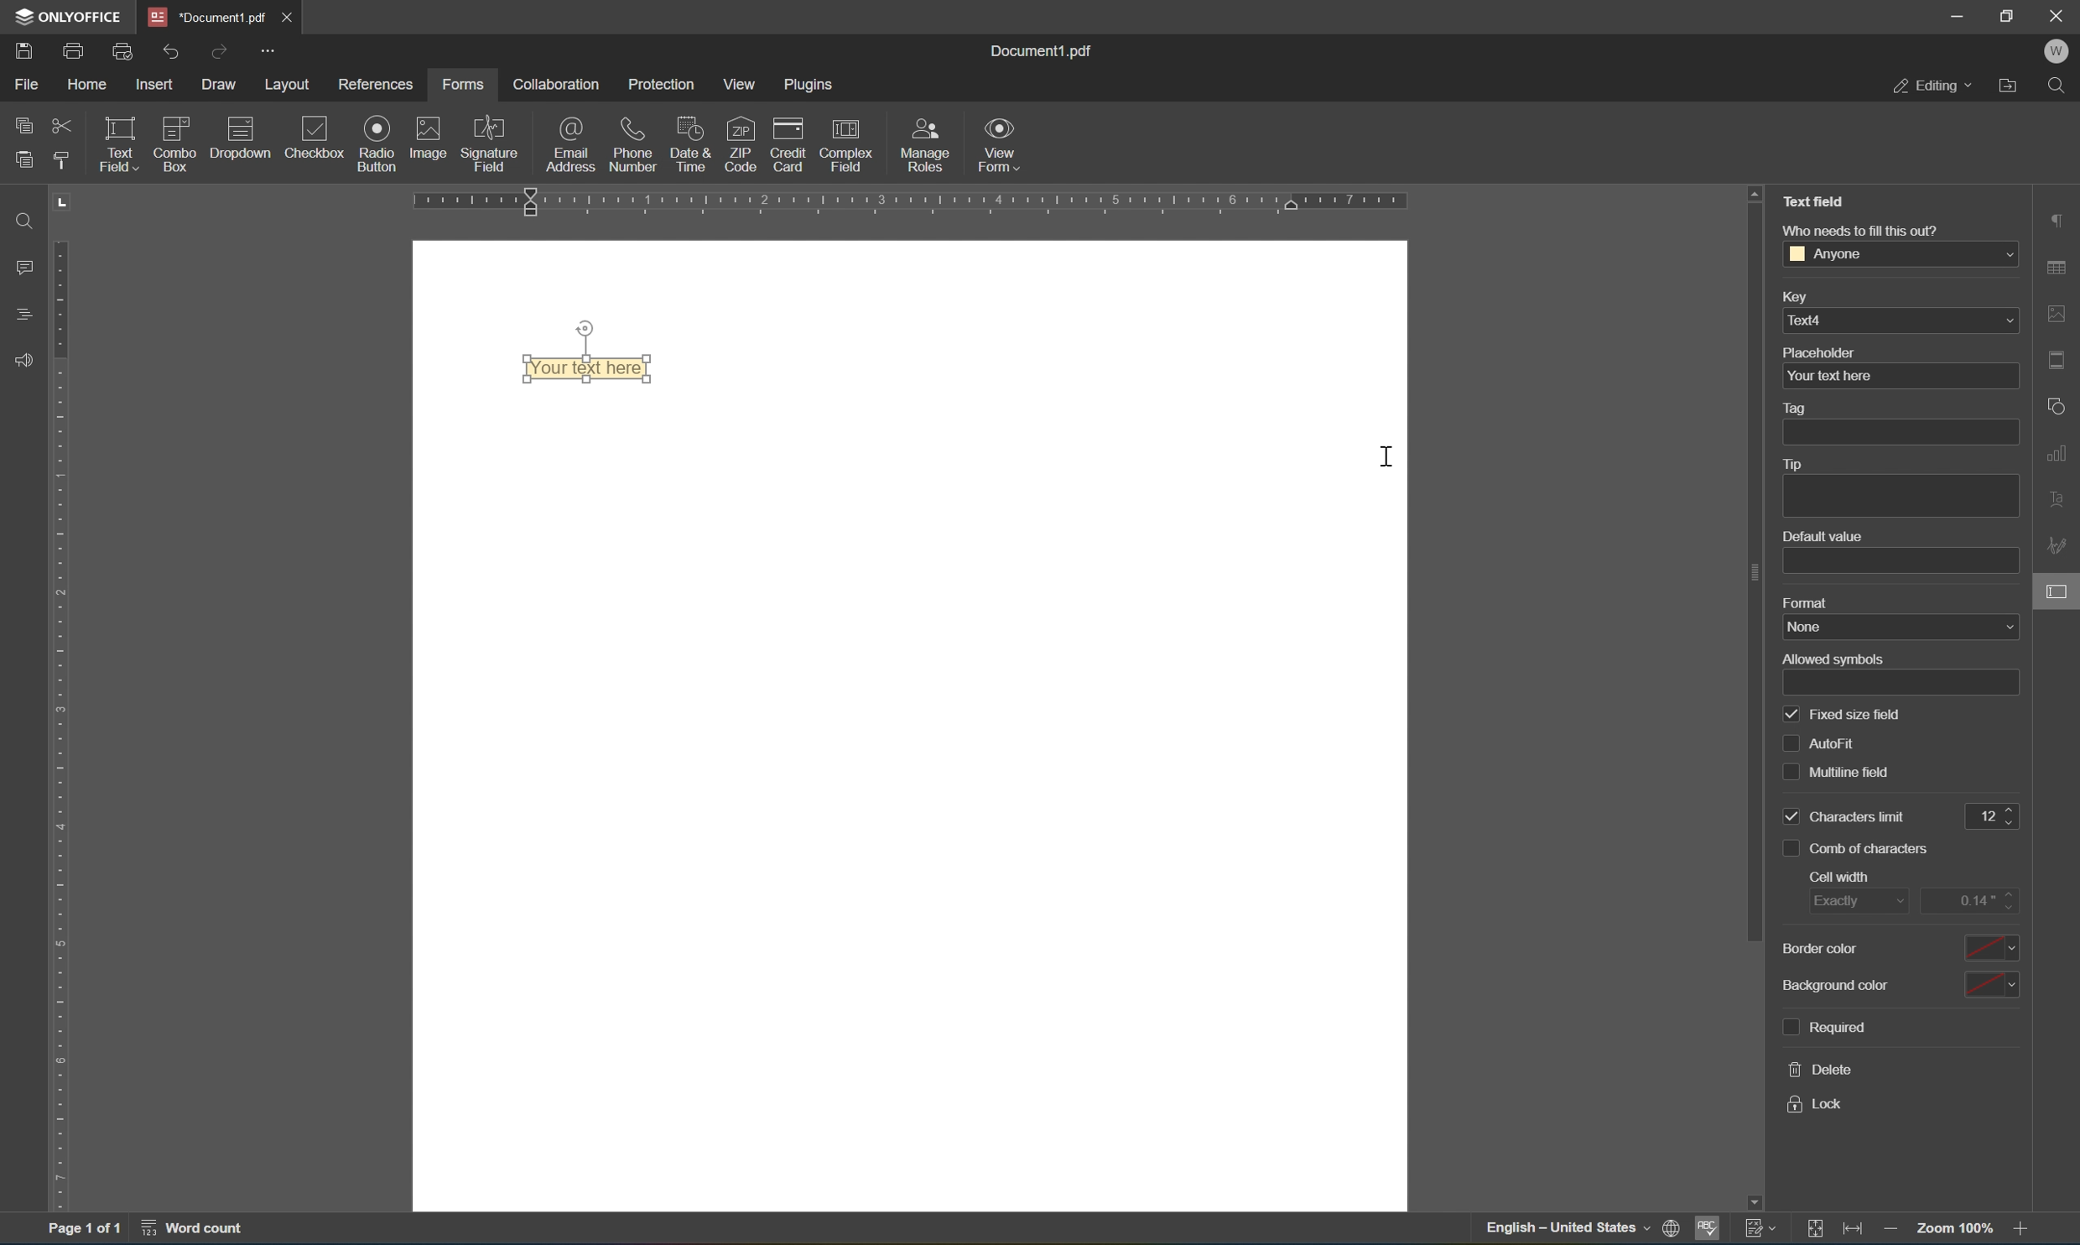  What do you see at coordinates (25, 54) in the screenshot?
I see `save` at bounding box center [25, 54].